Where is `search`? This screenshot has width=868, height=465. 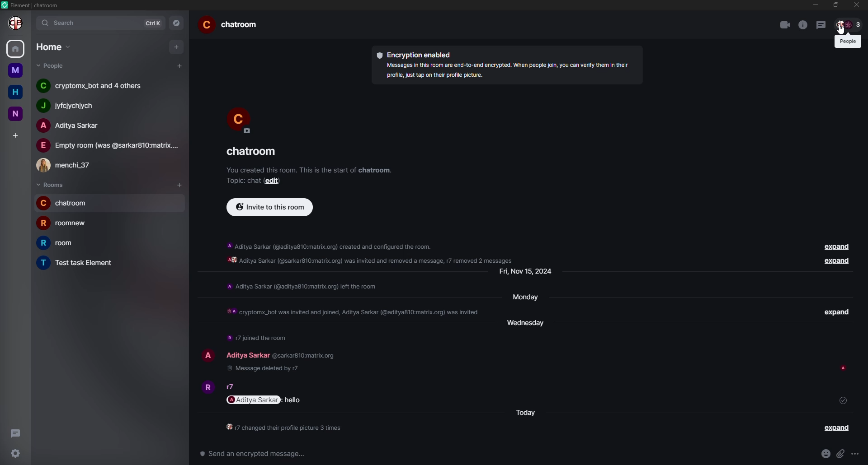 search is located at coordinates (63, 22).